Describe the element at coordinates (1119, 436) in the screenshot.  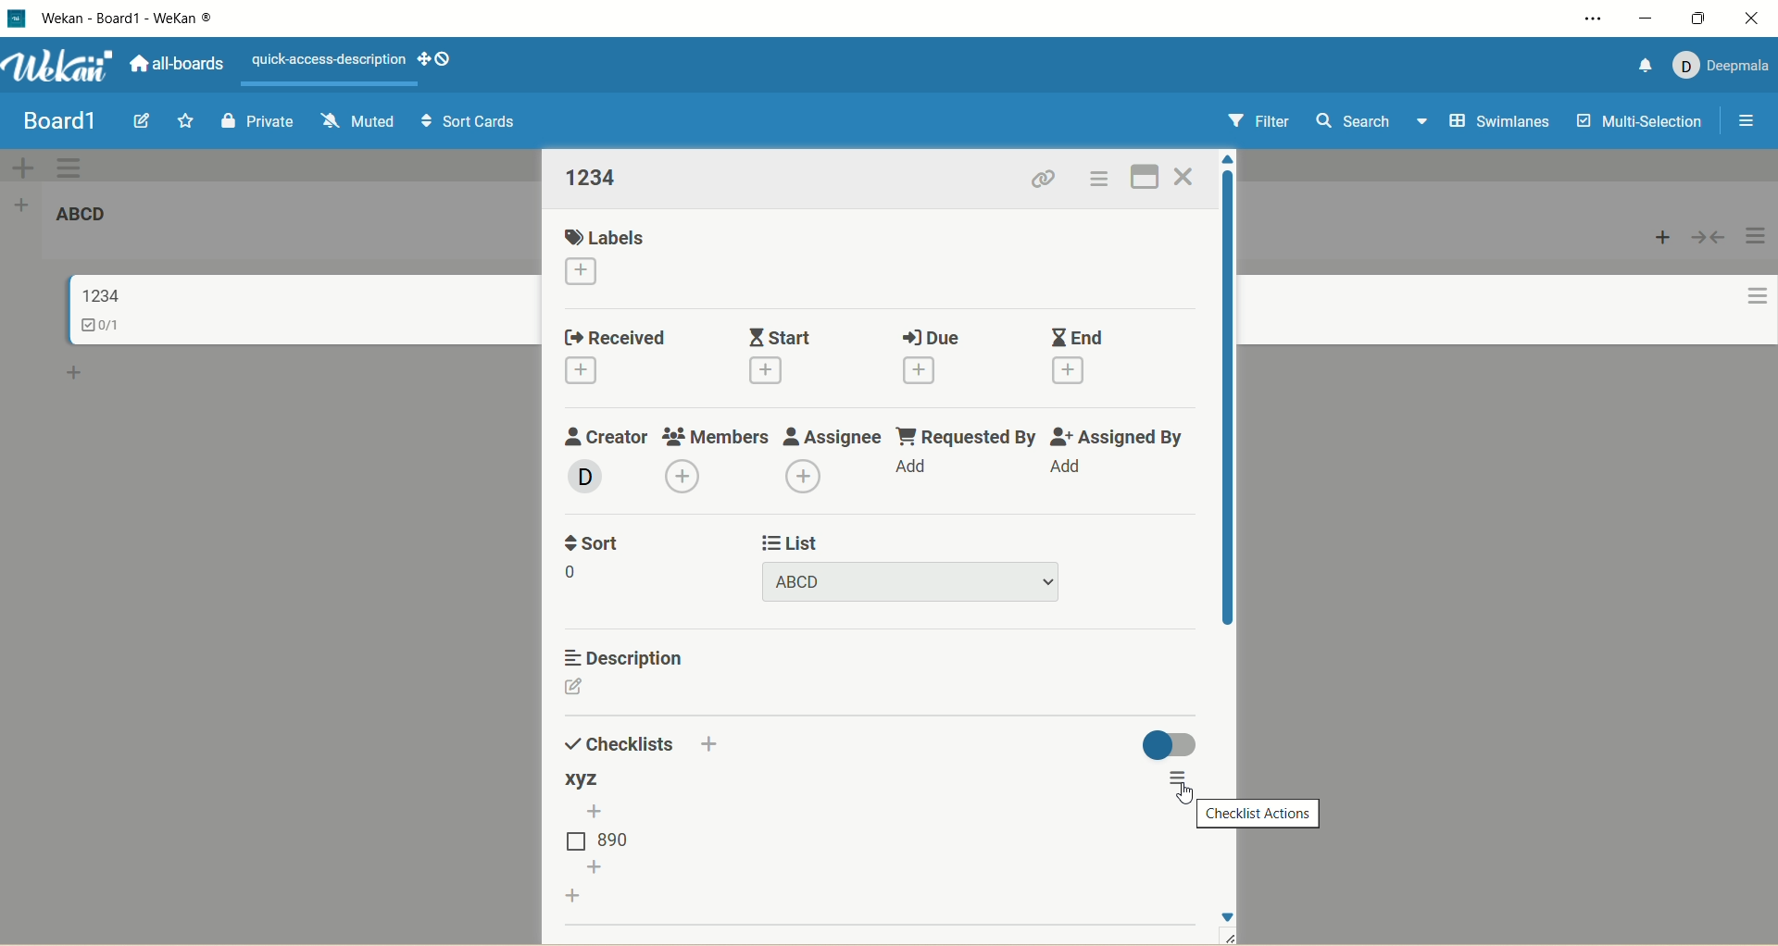
I see `assigned by` at that location.